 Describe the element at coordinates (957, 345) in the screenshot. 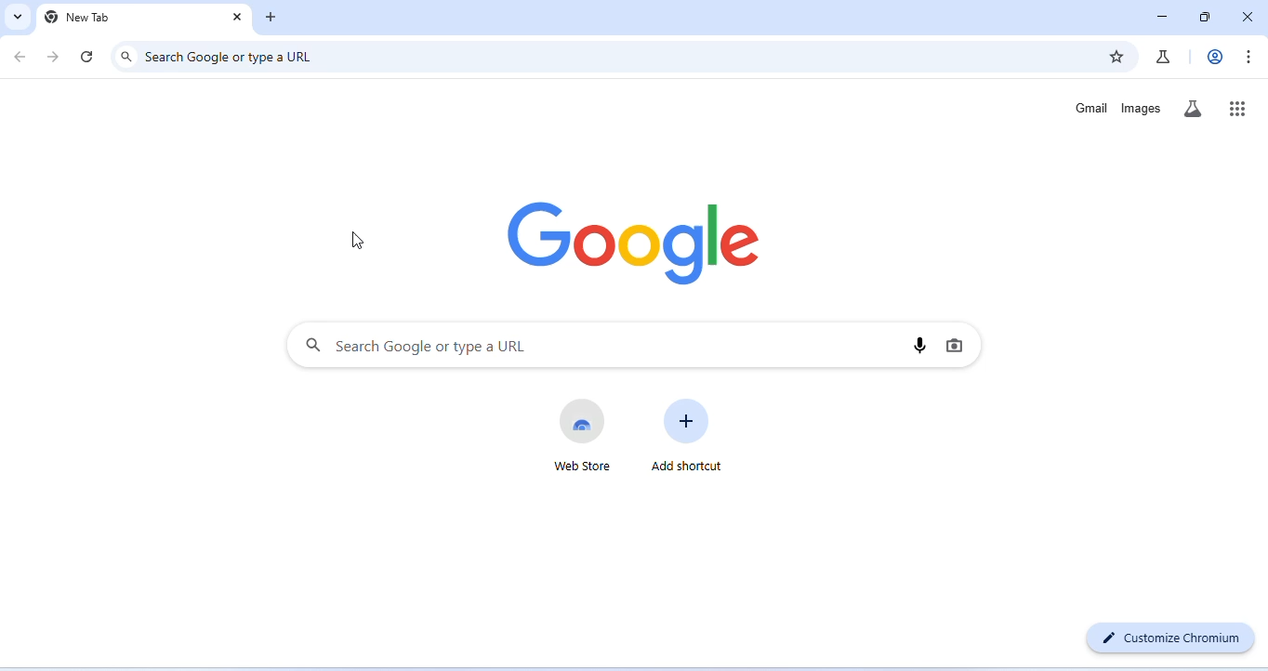

I see `image search` at that location.